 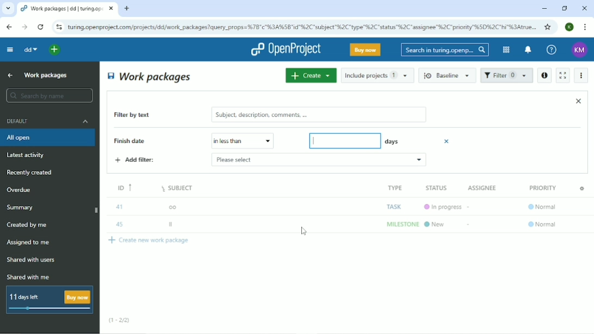 I want to click on Work packages, so click(x=46, y=75).